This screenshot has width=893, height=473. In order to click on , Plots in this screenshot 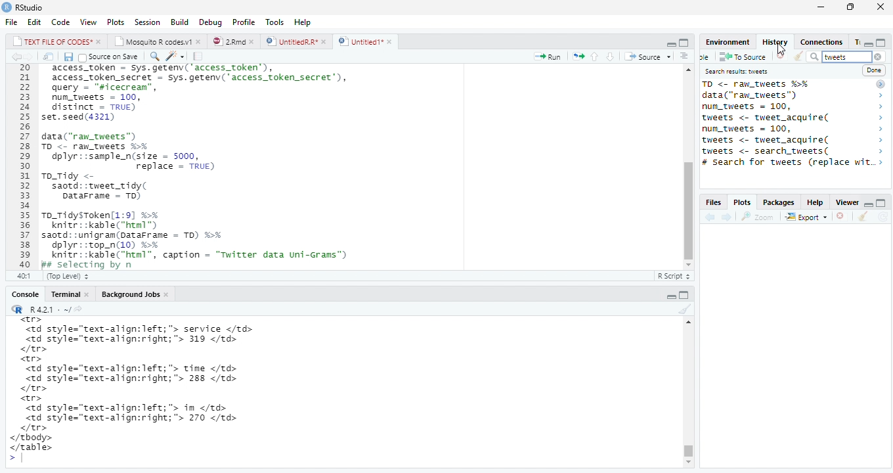, I will do `click(742, 202)`.